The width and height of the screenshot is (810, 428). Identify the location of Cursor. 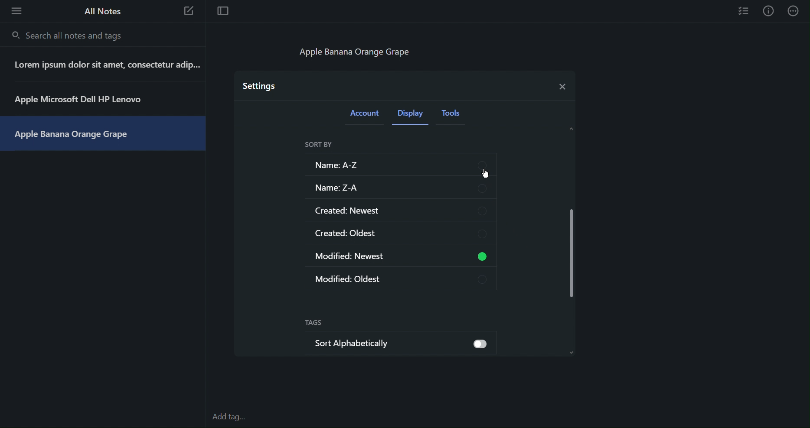
(488, 175).